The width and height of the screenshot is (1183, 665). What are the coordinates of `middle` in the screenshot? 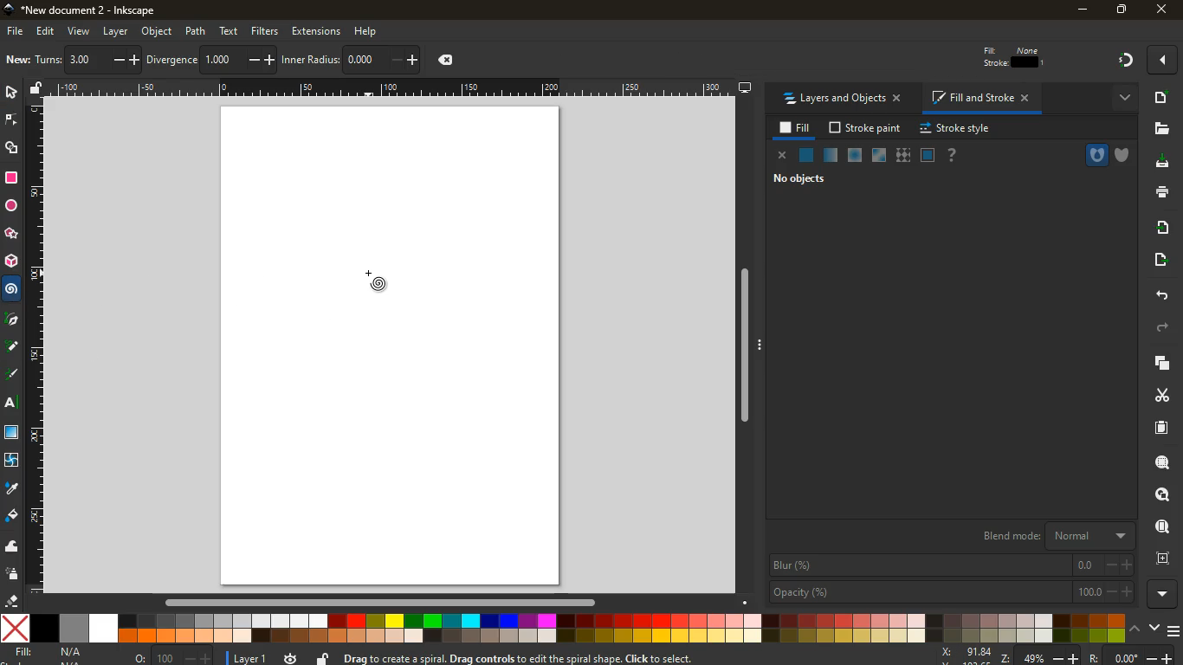 It's located at (268, 61).